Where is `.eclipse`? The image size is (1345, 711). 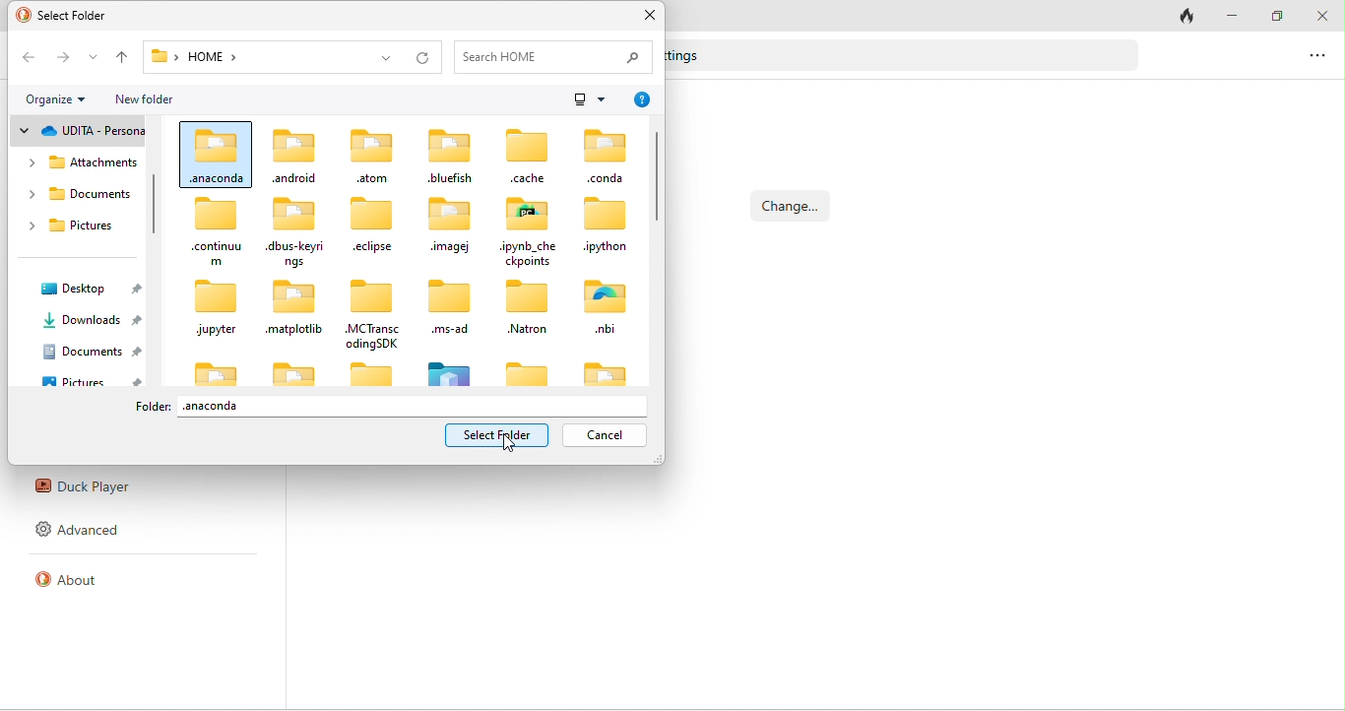 .eclipse is located at coordinates (379, 225).